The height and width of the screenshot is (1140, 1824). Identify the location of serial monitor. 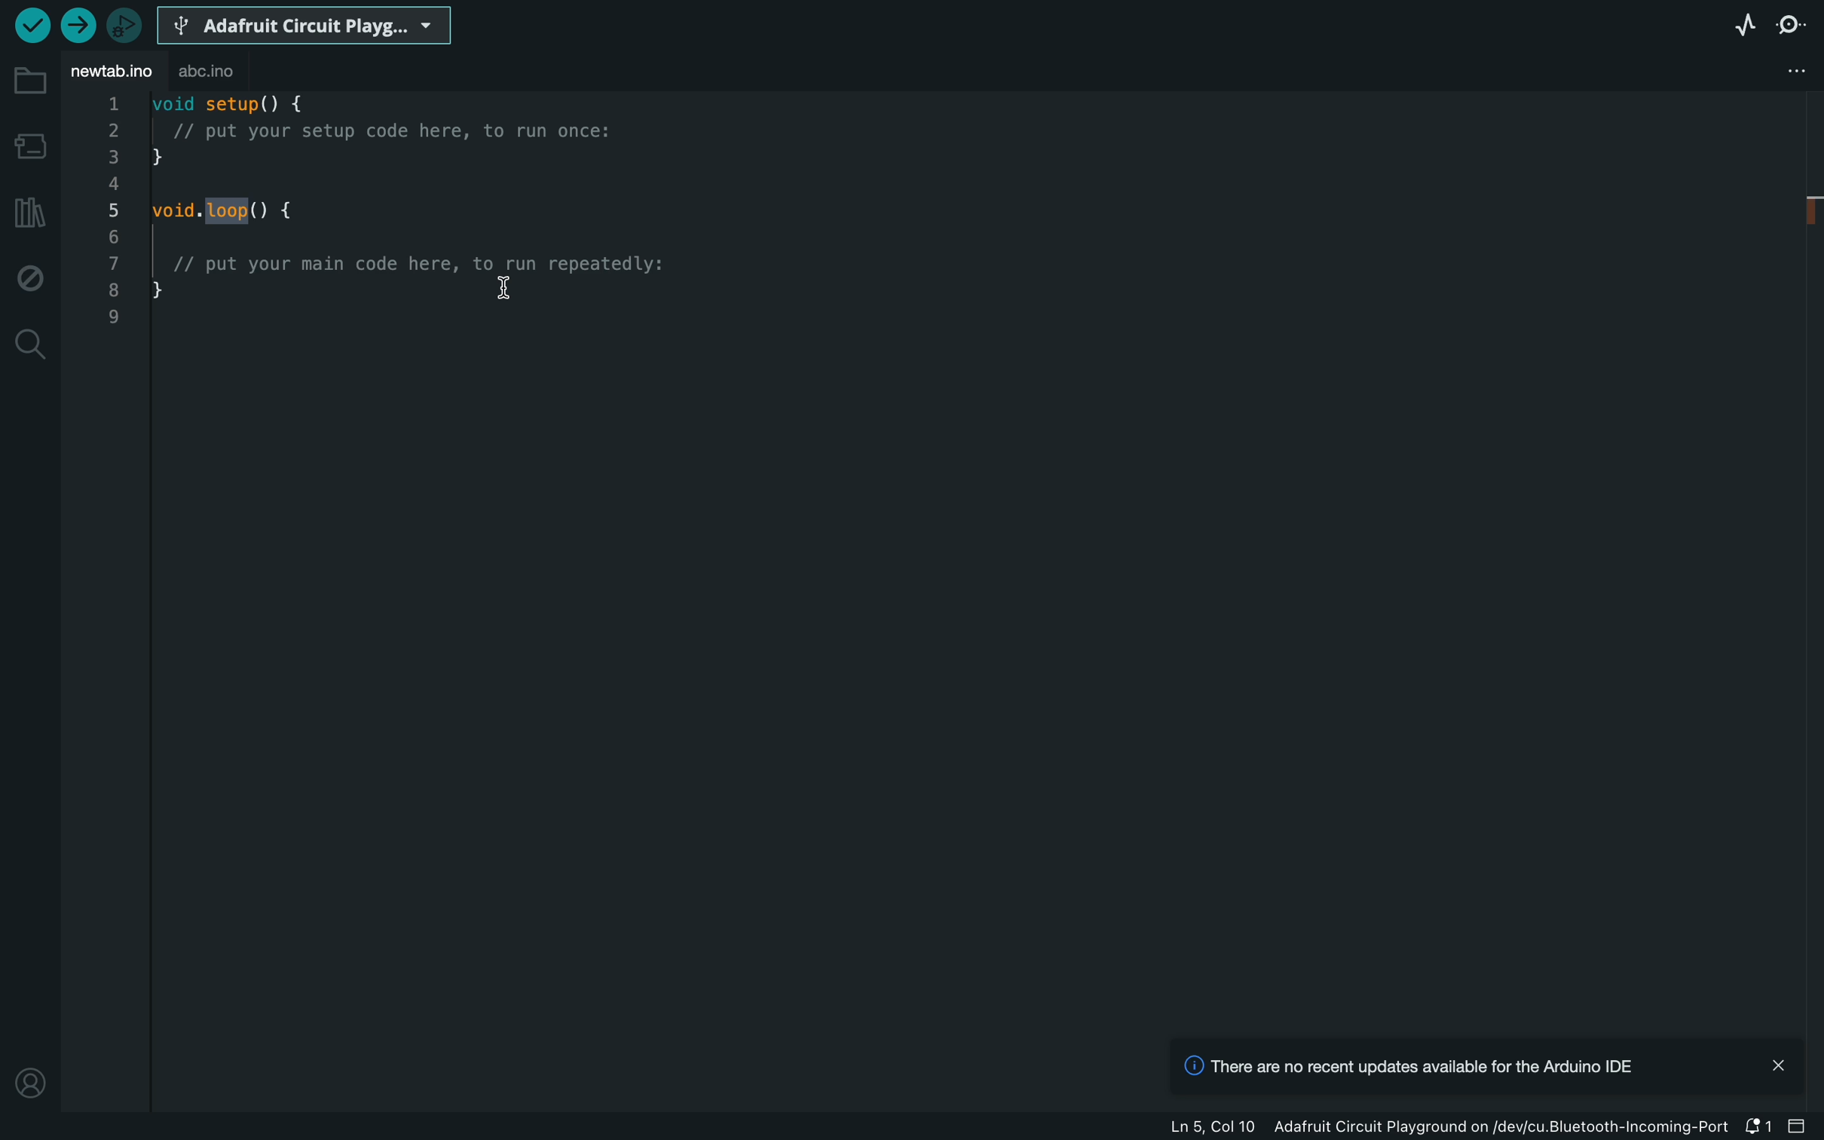
(1792, 23).